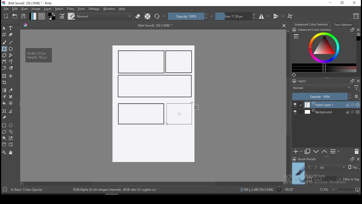 Image resolution: width=362 pixels, height=204 pixels. What do you see at coordinates (316, 152) in the screenshot?
I see `move layer one step up` at bounding box center [316, 152].